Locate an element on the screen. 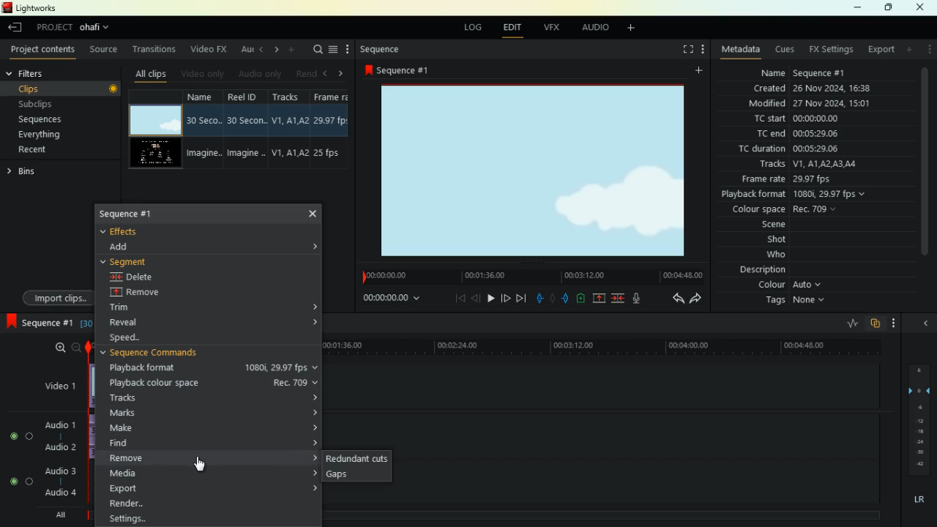 This screenshot has height=527, width=937. name is located at coordinates (204, 130).